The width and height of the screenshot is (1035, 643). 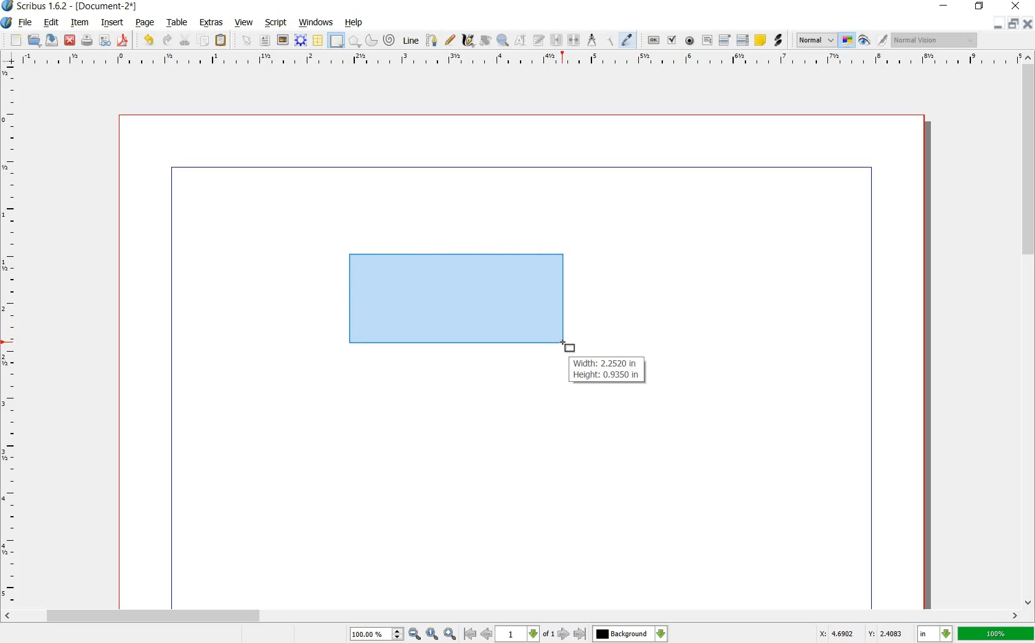 What do you see at coordinates (690, 41) in the screenshot?
I see `PDF RADIO BUTTON` at bounding box center [690, 41].